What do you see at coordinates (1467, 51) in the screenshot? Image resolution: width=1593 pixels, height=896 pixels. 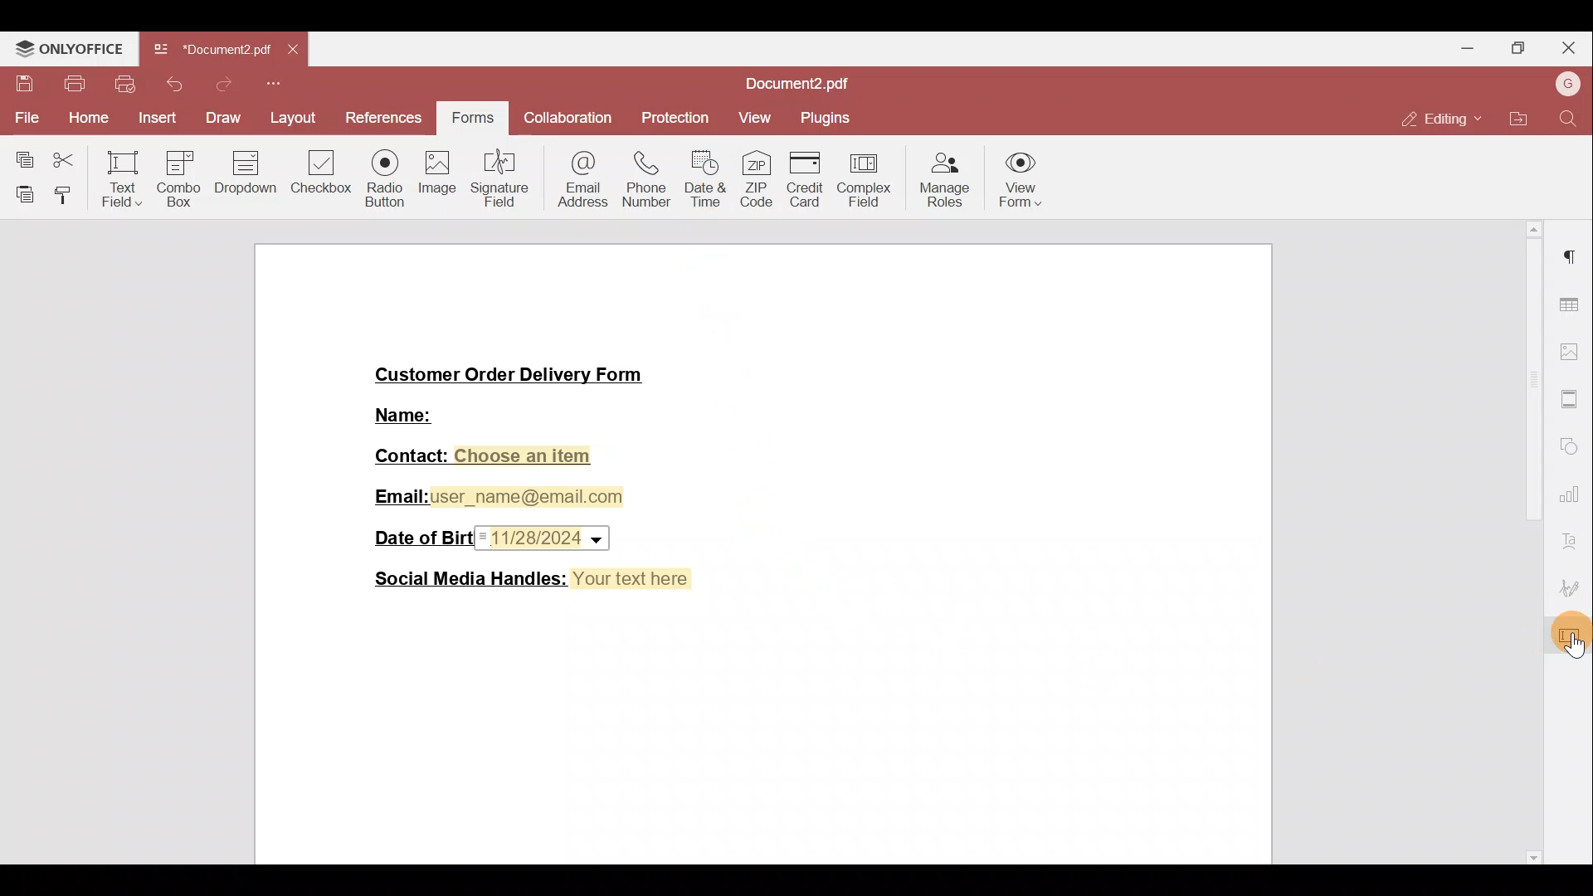 I see `Minimise` at bounding box center [1467, 51].